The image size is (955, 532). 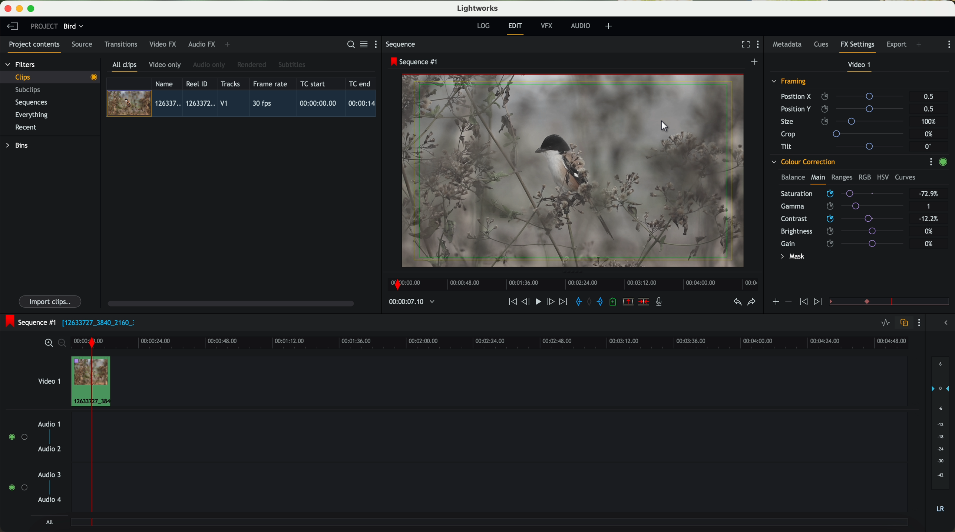 I want to click on framing, so click(x=789, y=82).